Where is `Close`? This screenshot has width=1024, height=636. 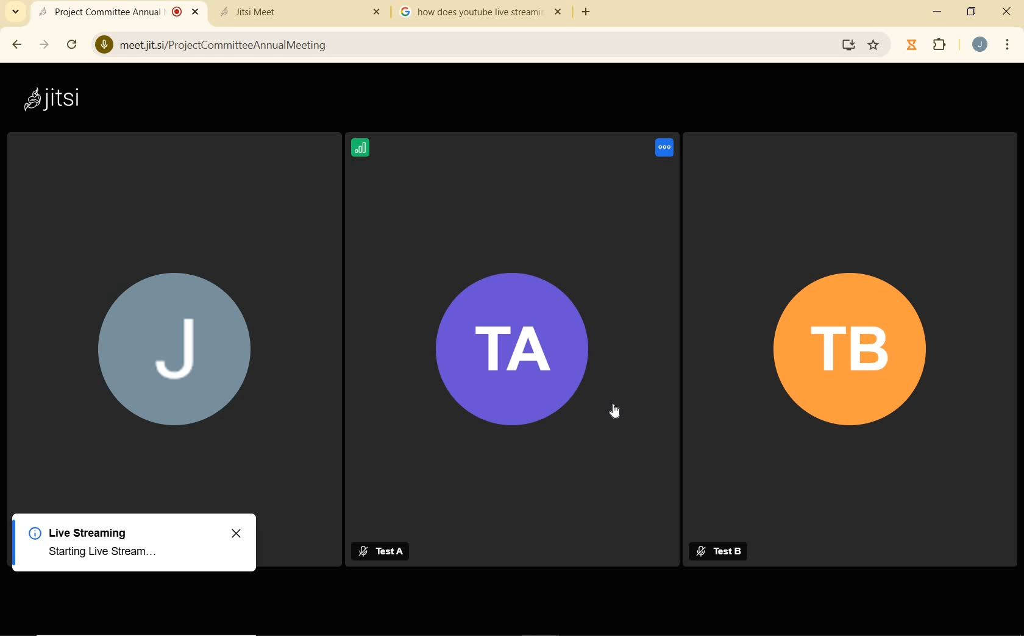 Close is located at coordinates (197, 13).